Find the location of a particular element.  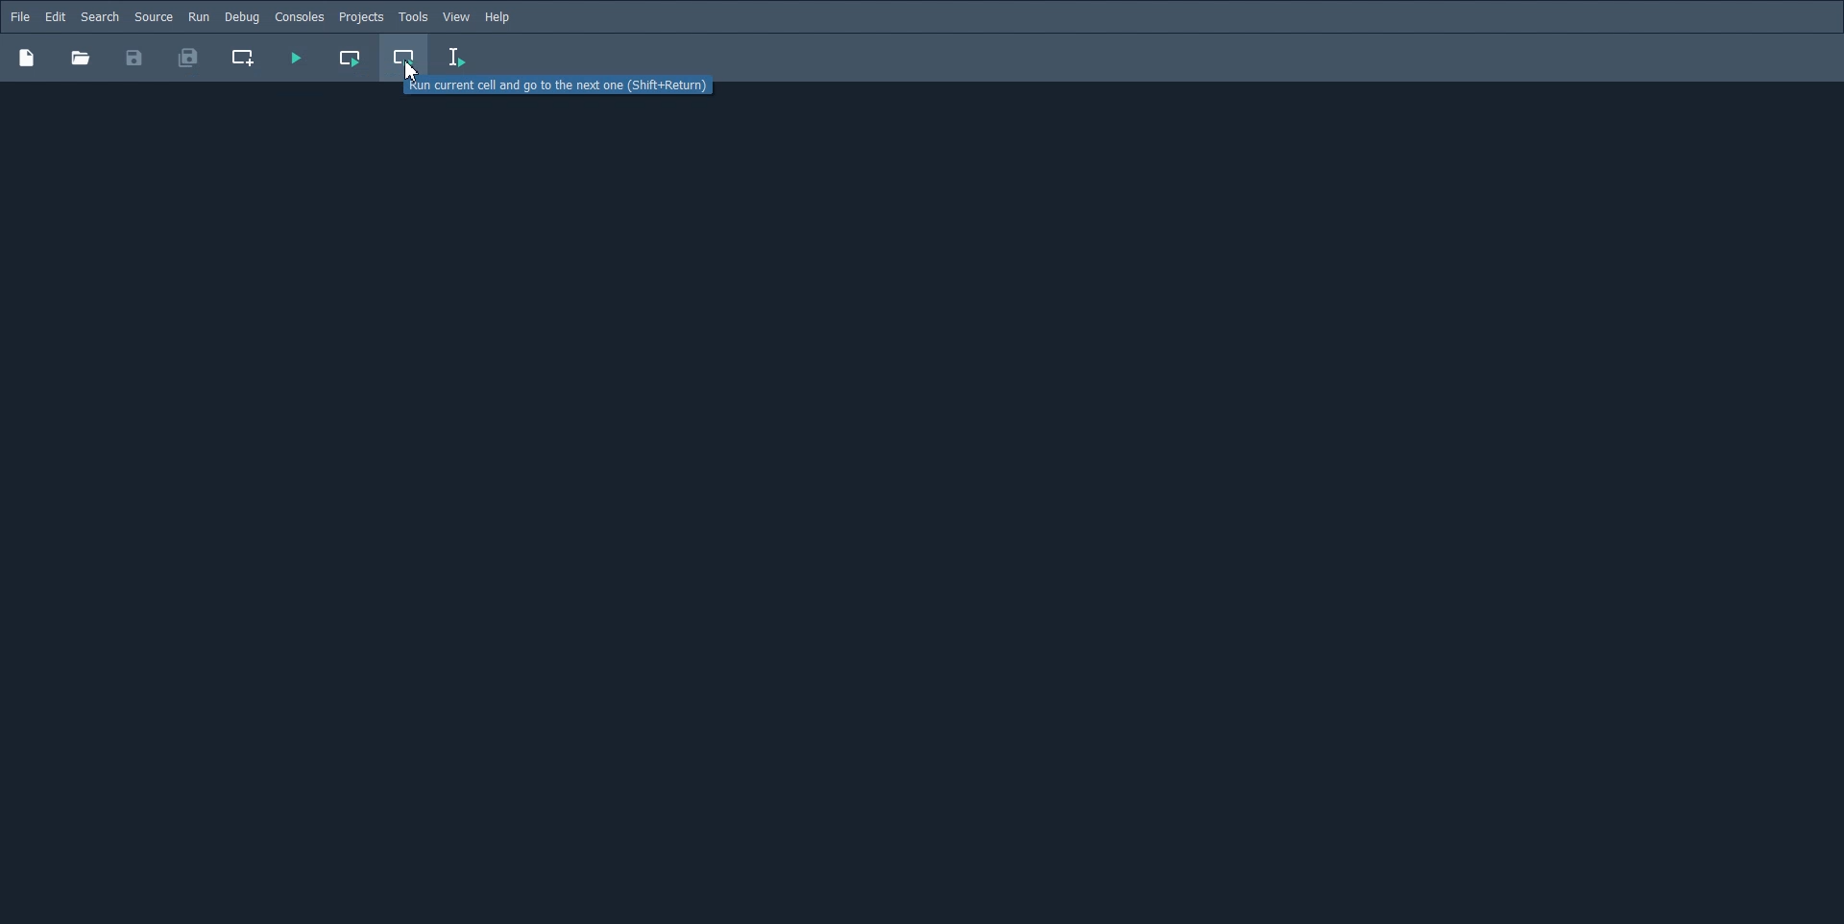

Run Current cell is located at coordinates (349, 58).